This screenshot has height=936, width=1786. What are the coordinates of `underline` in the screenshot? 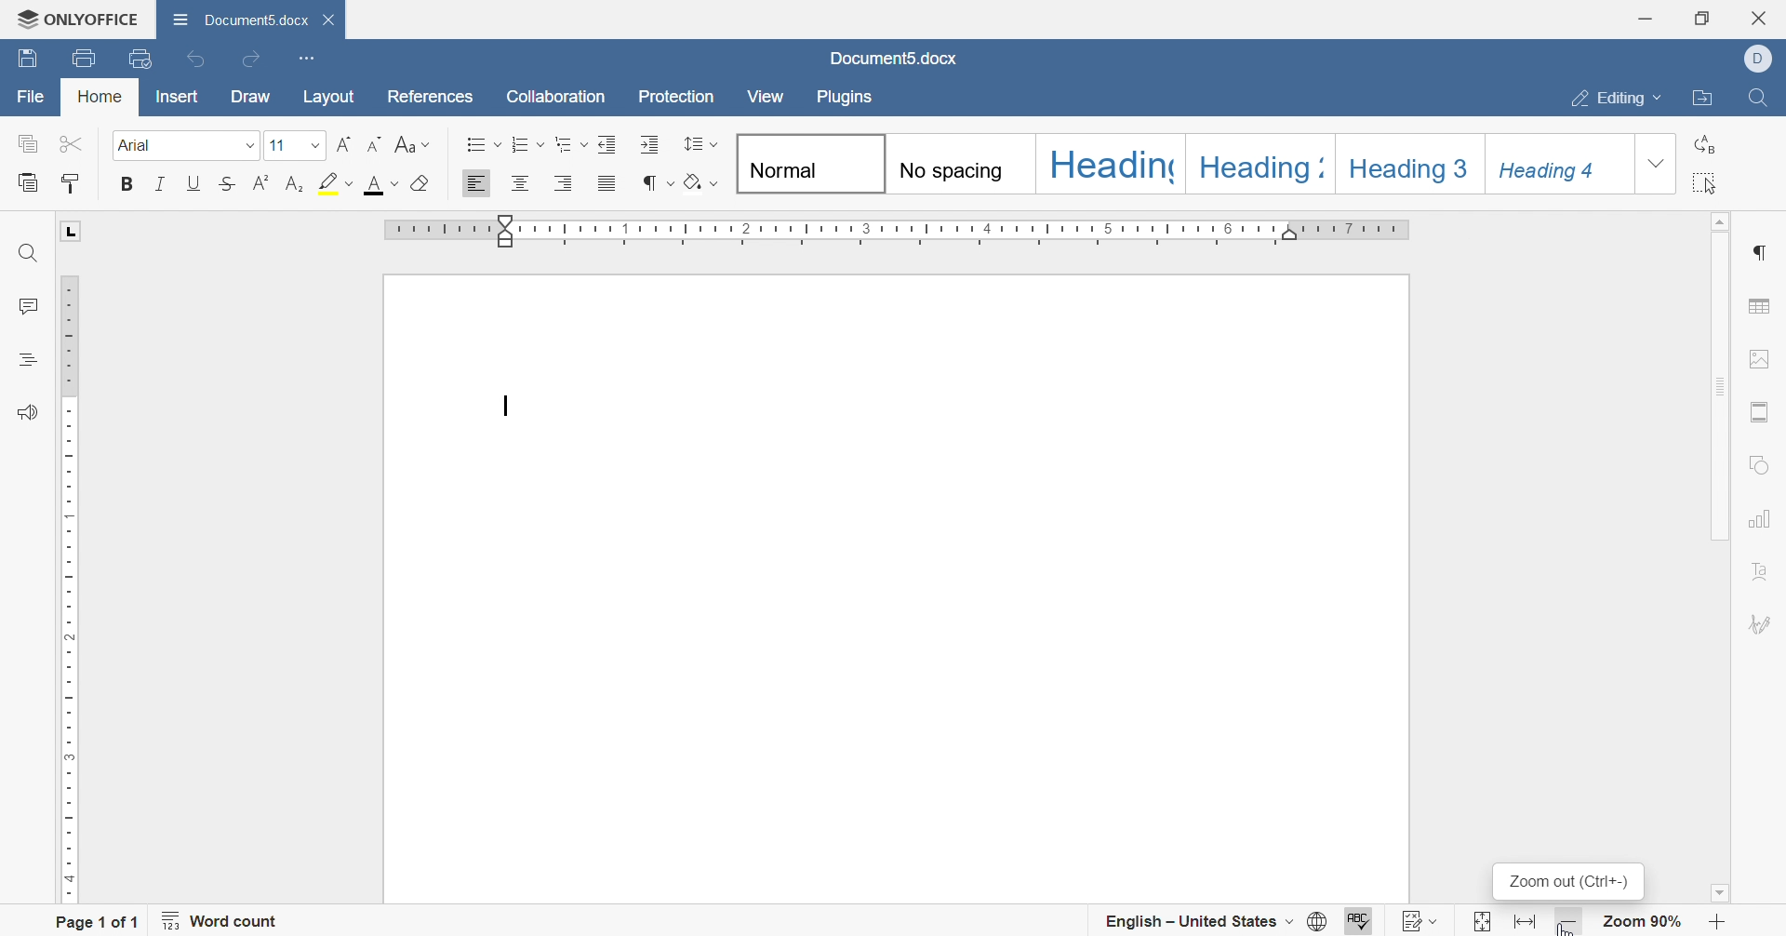 It's located at (189, 185).